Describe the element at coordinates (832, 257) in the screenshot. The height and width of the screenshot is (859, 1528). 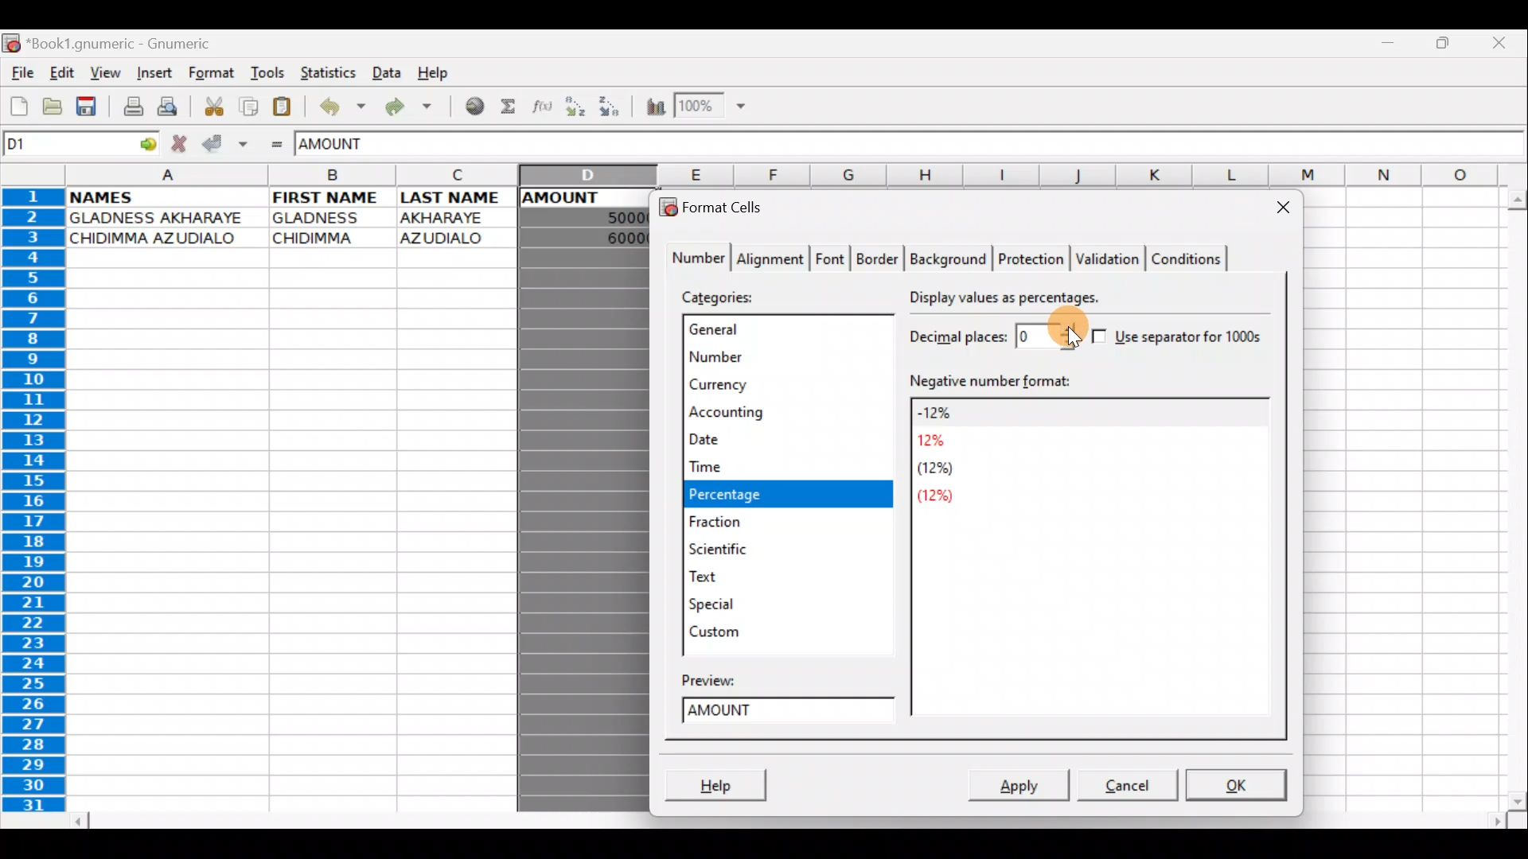
I see `Font` at that location.